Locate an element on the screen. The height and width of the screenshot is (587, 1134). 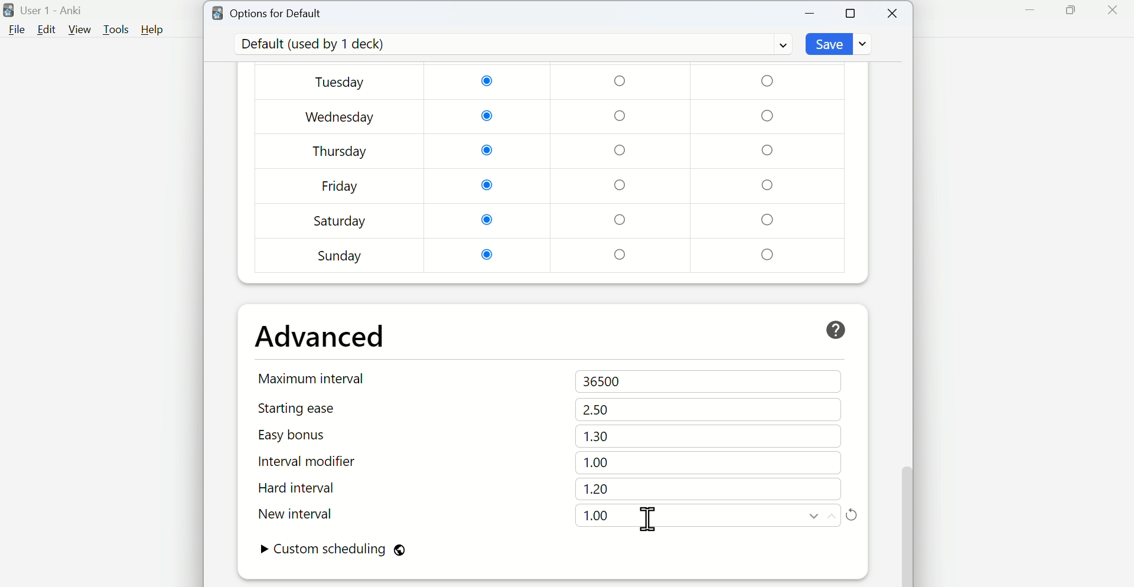
User 1 - Anki is located at coordinates (45, 11).